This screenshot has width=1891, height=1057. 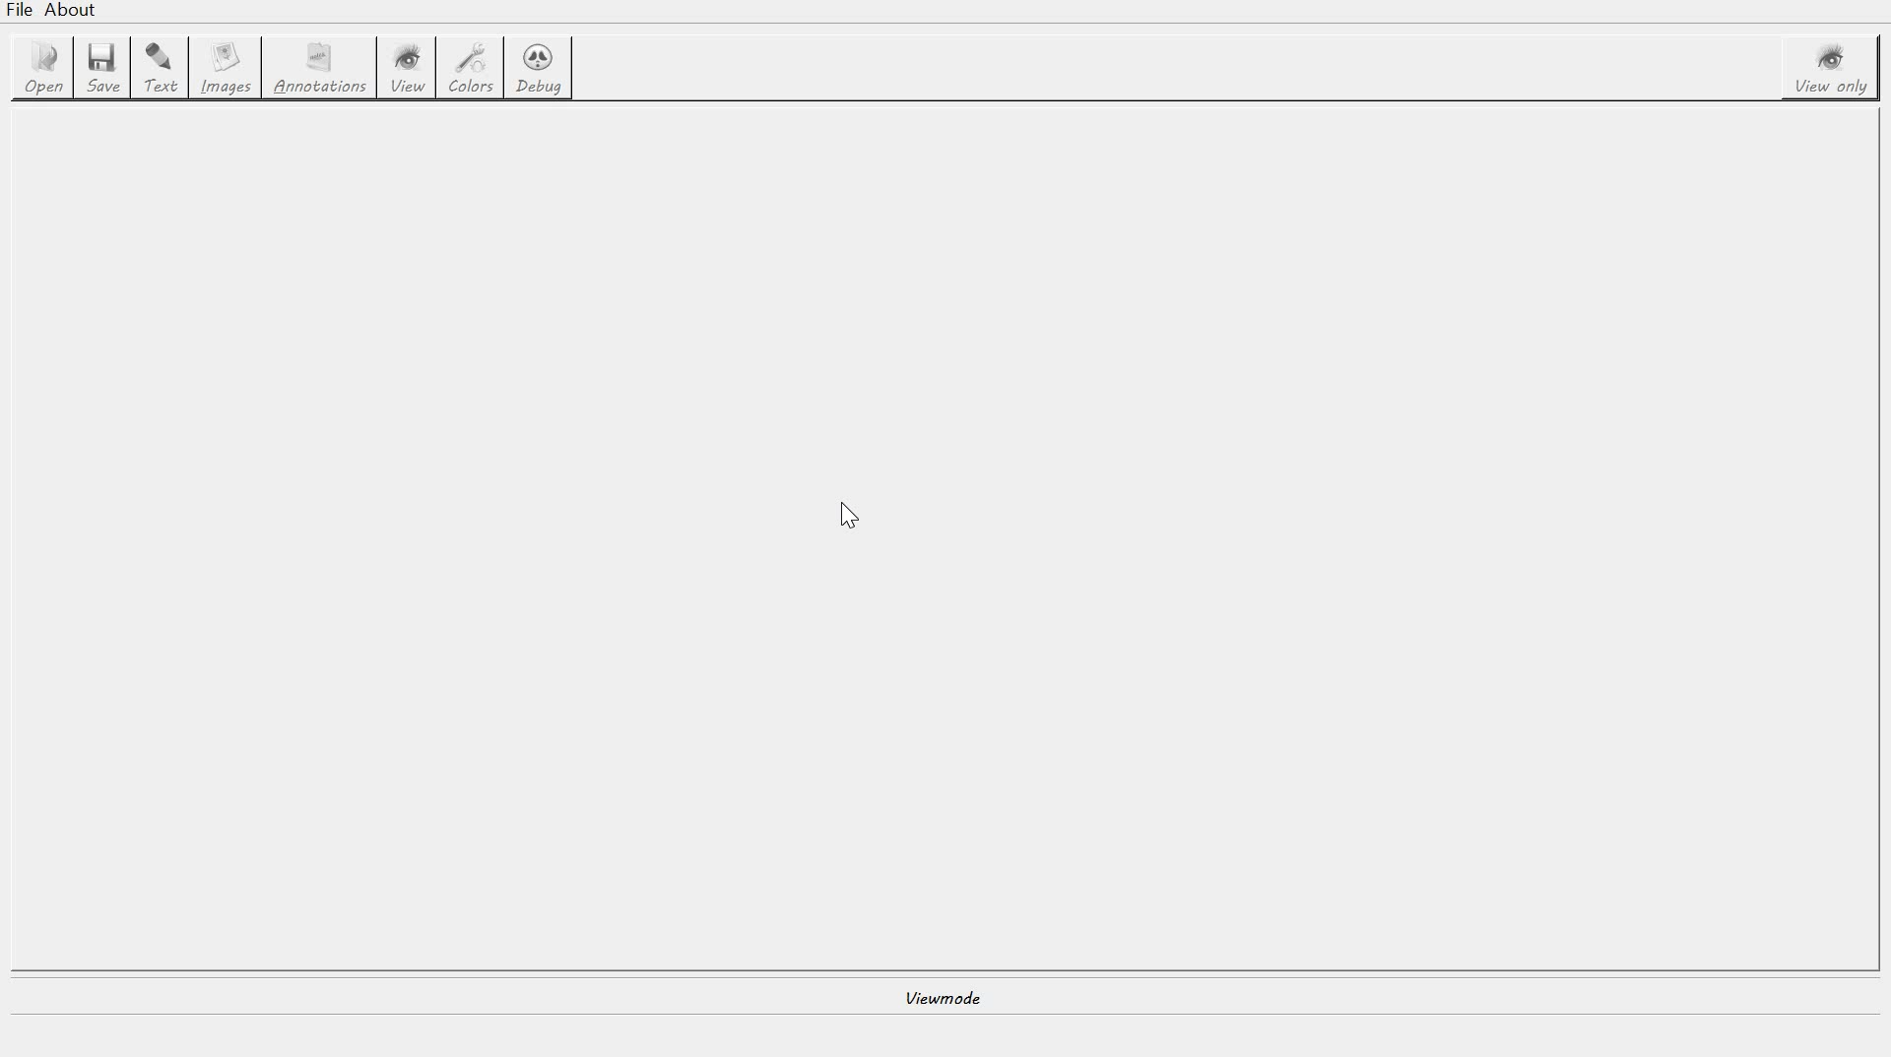 I want to click on view only, so click(x=1837, y=69).